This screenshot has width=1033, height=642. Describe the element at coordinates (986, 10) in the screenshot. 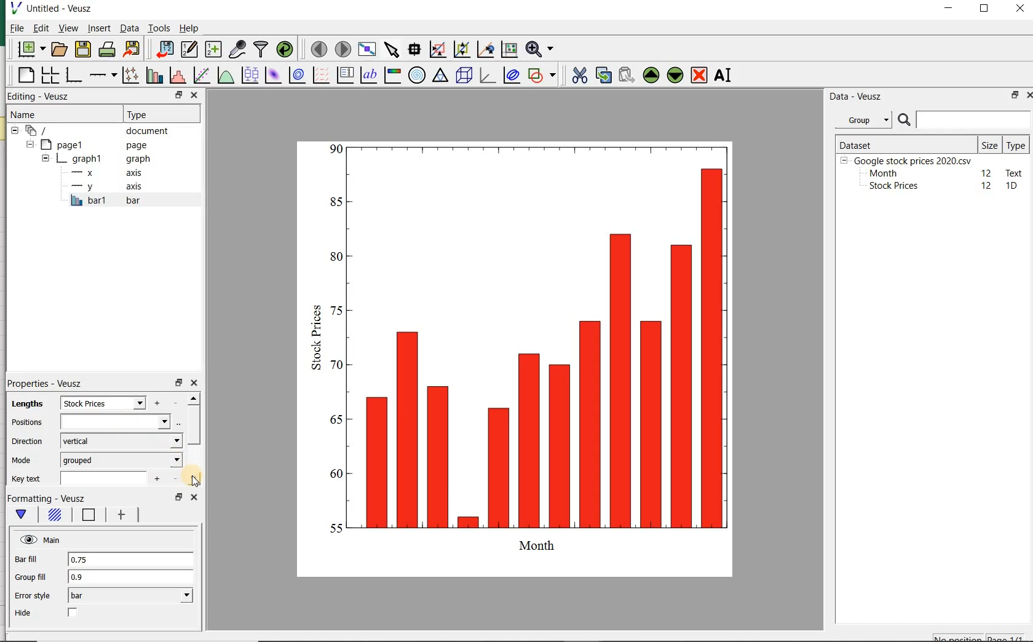

I see `maximize` at that location.